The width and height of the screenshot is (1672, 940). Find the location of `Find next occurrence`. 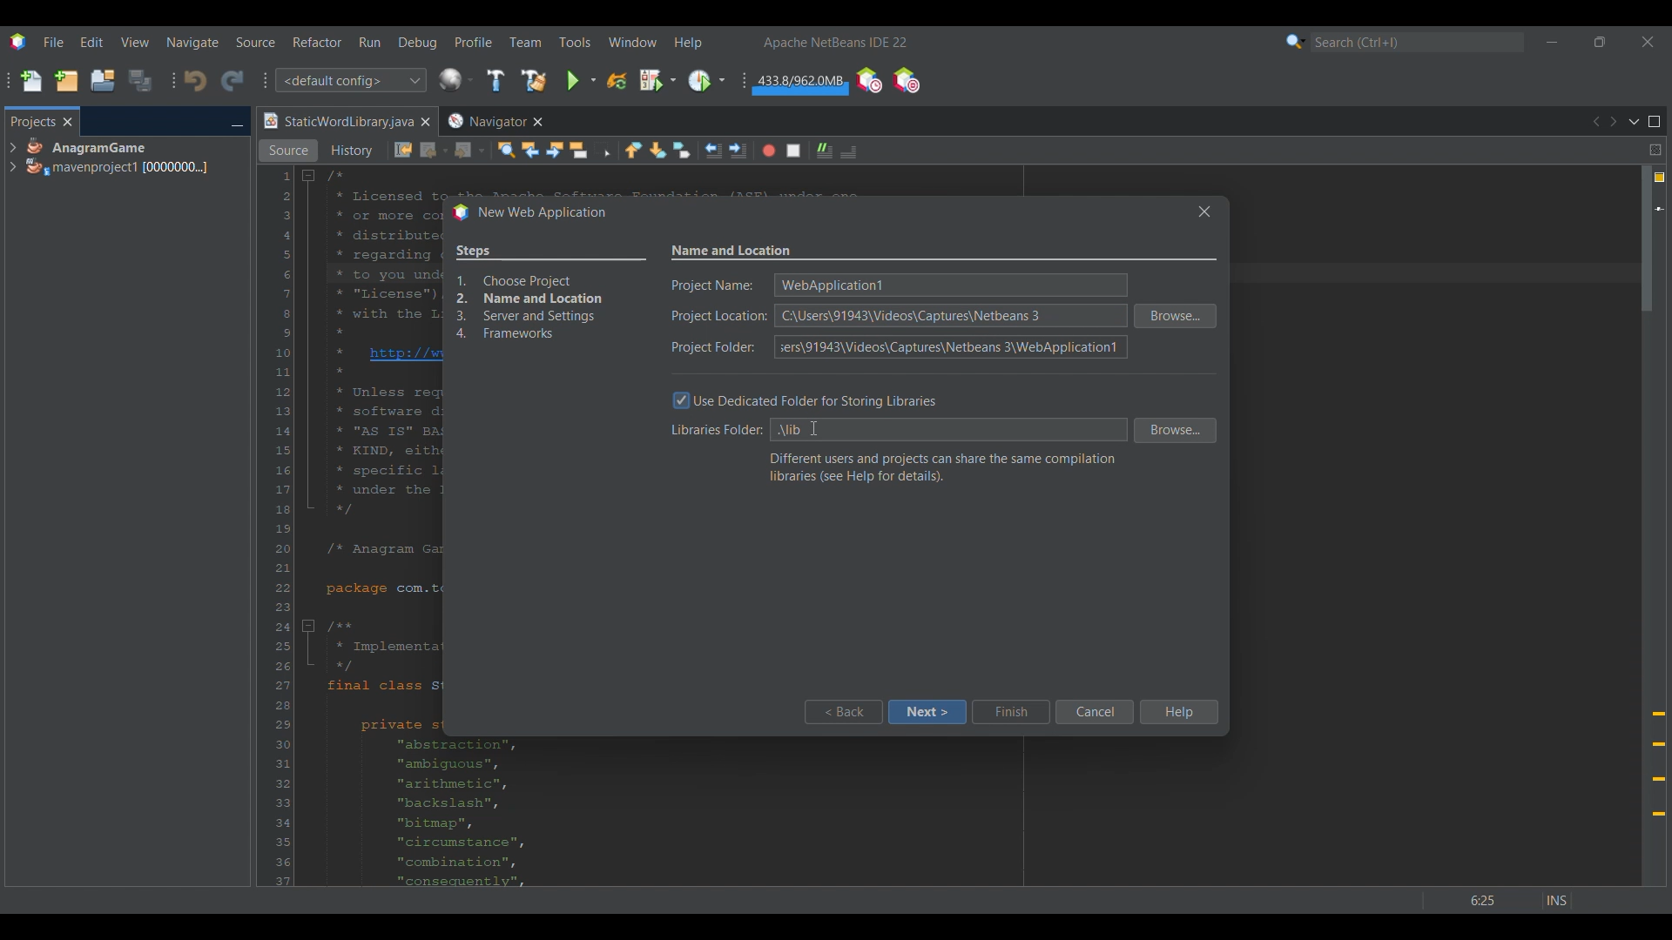

Find next occurrence is located at coordinates (555, 150).